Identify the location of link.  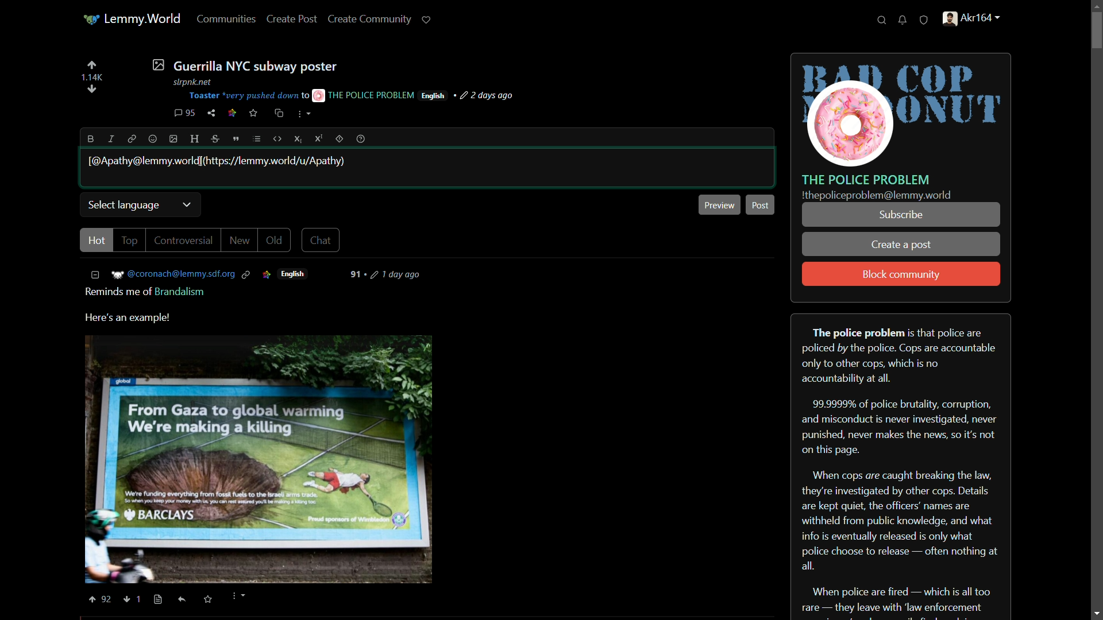
(130, 138).